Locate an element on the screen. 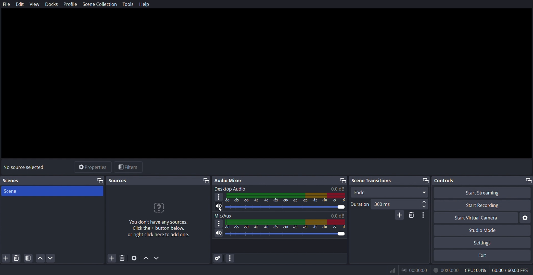 The height and width of the screenshot is (275, 533). options is located at coordinates (219, 225).